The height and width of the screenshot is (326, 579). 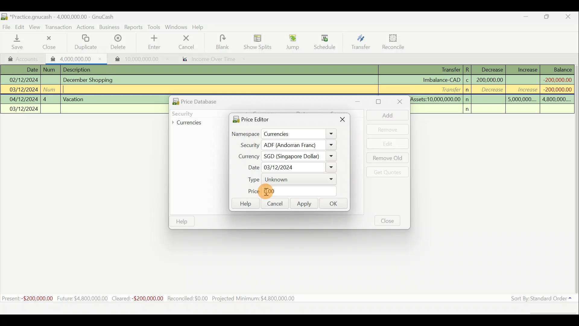 I want to click on Namespace, so click(x=284, y=134).